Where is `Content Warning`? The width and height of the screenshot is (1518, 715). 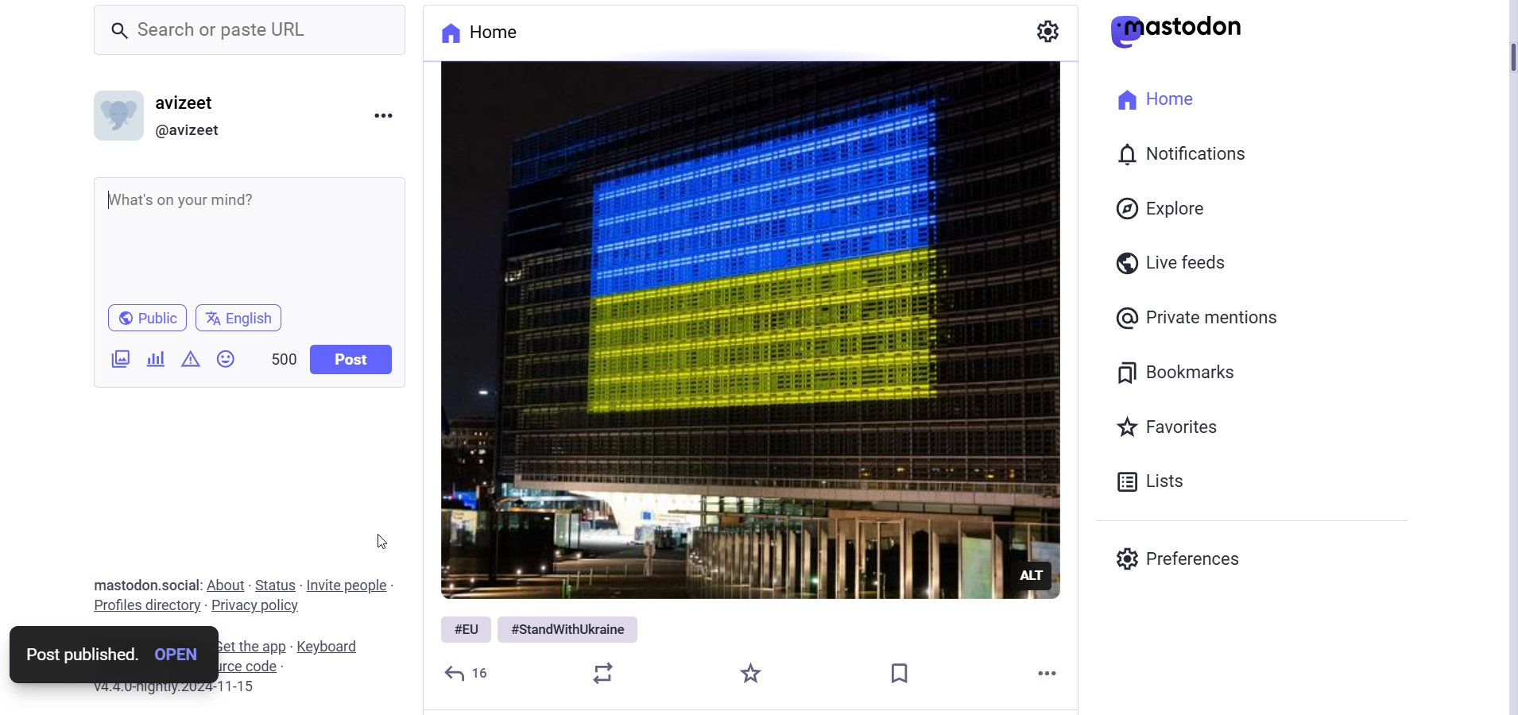
Content Warning is located at coordinates (193, 357).